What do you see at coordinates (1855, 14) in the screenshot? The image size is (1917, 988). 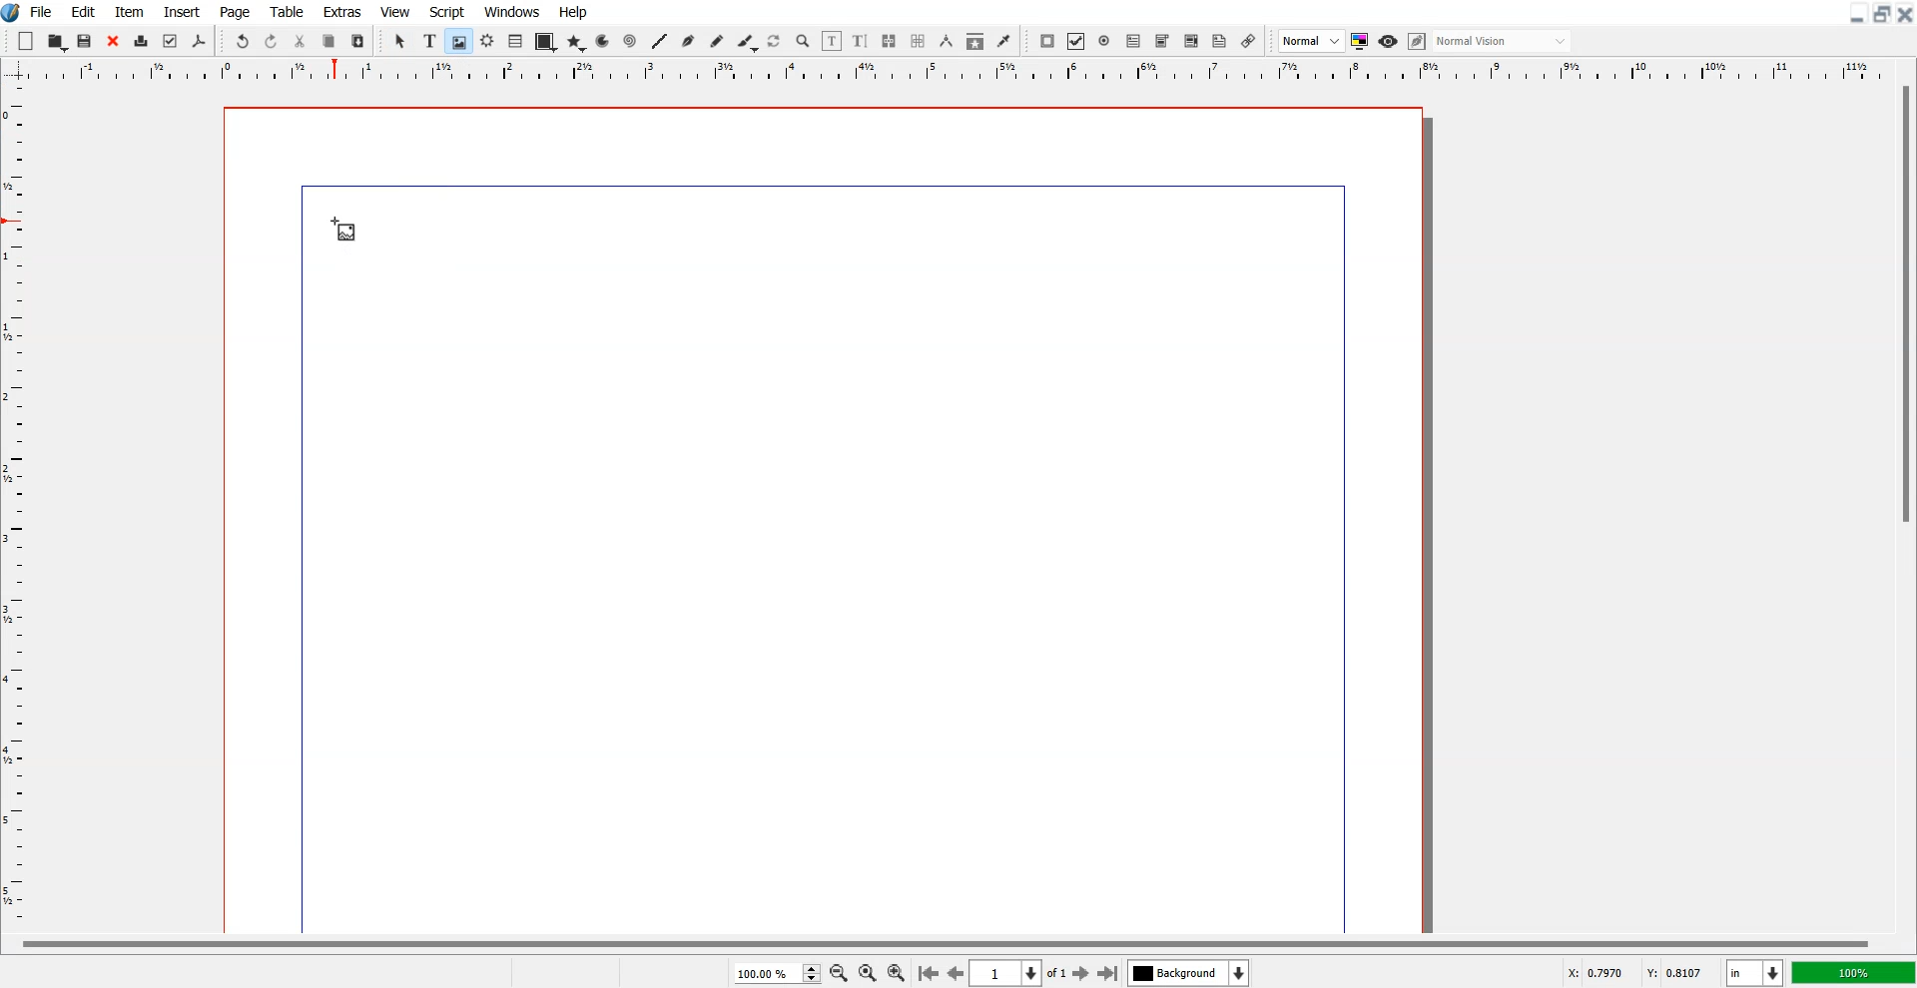 I see `Minimize` at bounding box center [1855, 14].